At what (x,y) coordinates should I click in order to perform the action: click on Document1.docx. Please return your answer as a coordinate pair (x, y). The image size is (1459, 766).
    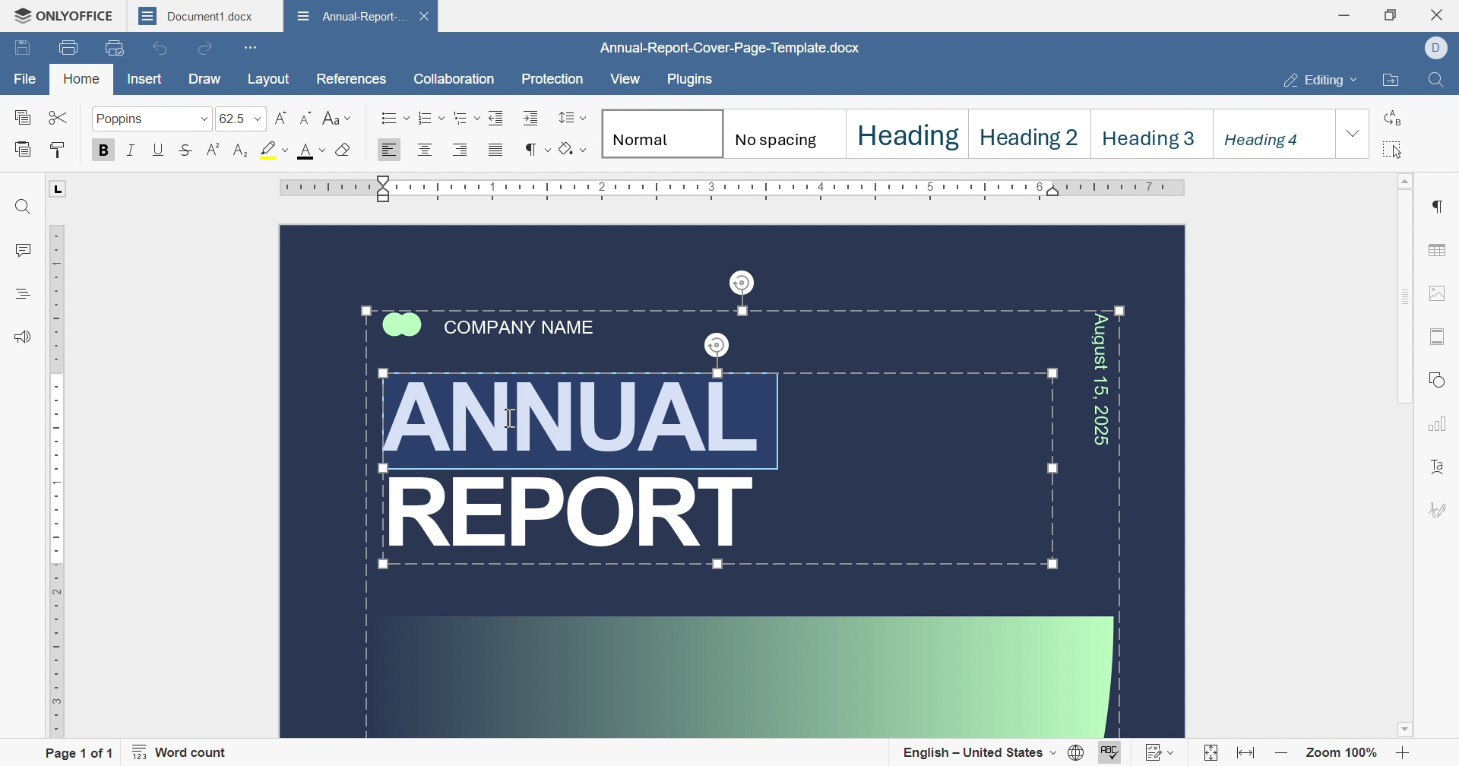
    Looking at the image, I should click on (723, 49).